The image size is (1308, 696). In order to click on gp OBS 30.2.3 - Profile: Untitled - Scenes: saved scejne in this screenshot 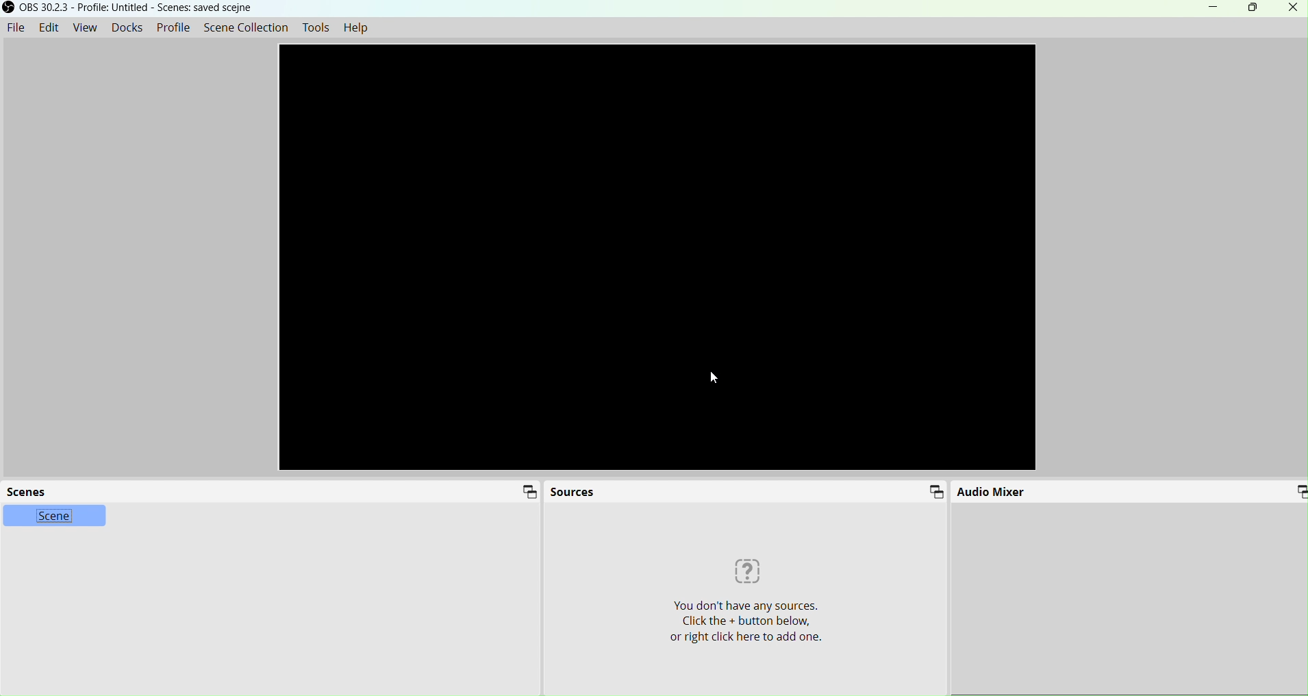, I will do `click(133, 8)`.